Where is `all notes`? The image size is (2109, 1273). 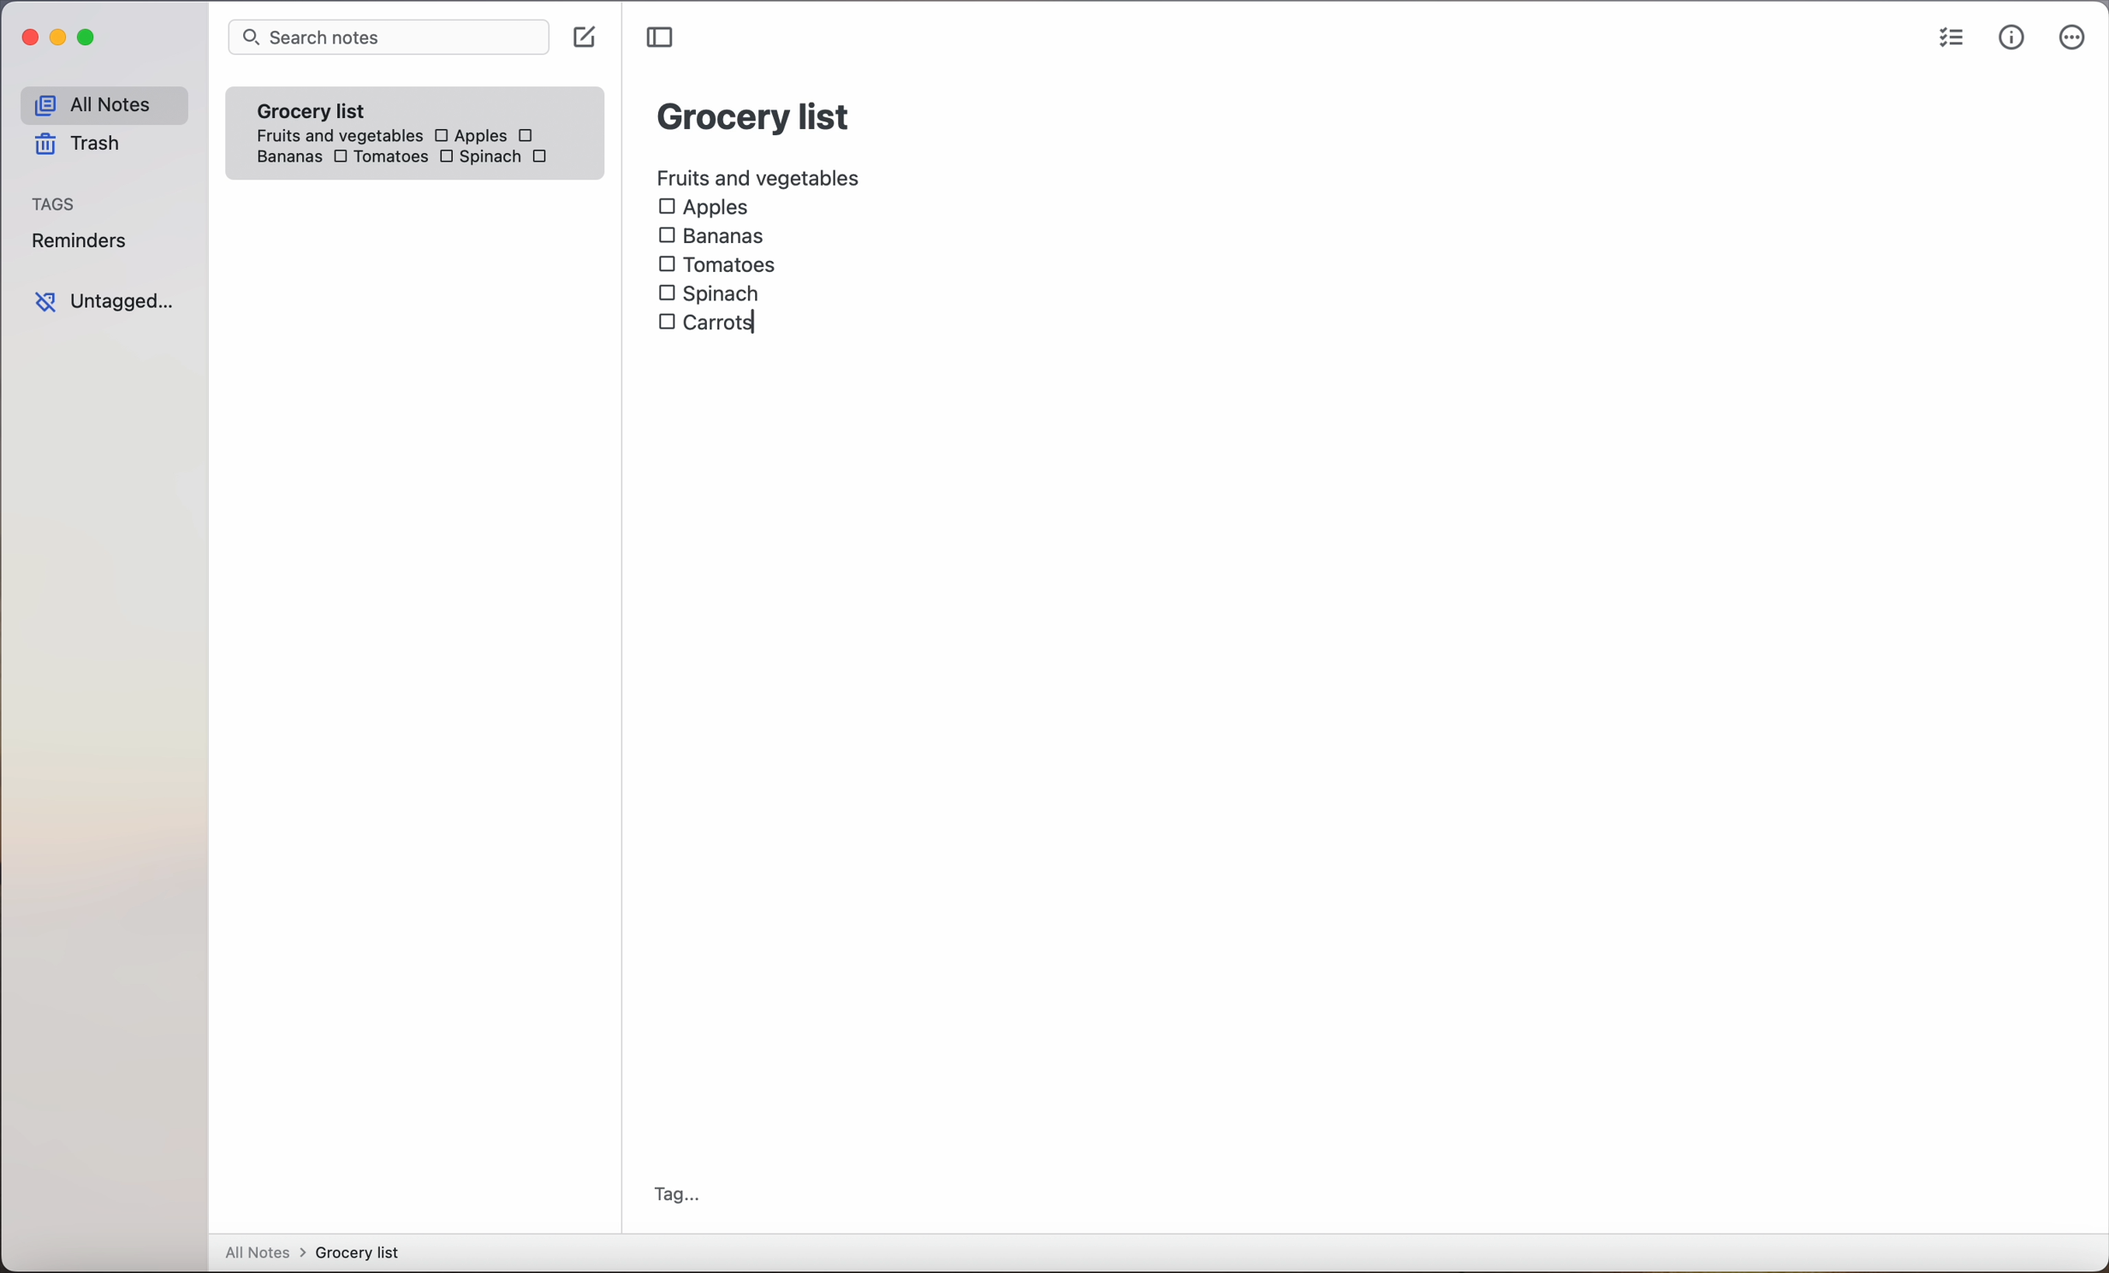 all notes is located at coordinates (103, 105).